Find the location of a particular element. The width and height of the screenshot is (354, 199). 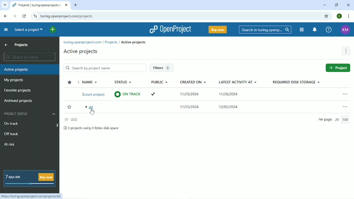

More is located at coordinates (346, 51).